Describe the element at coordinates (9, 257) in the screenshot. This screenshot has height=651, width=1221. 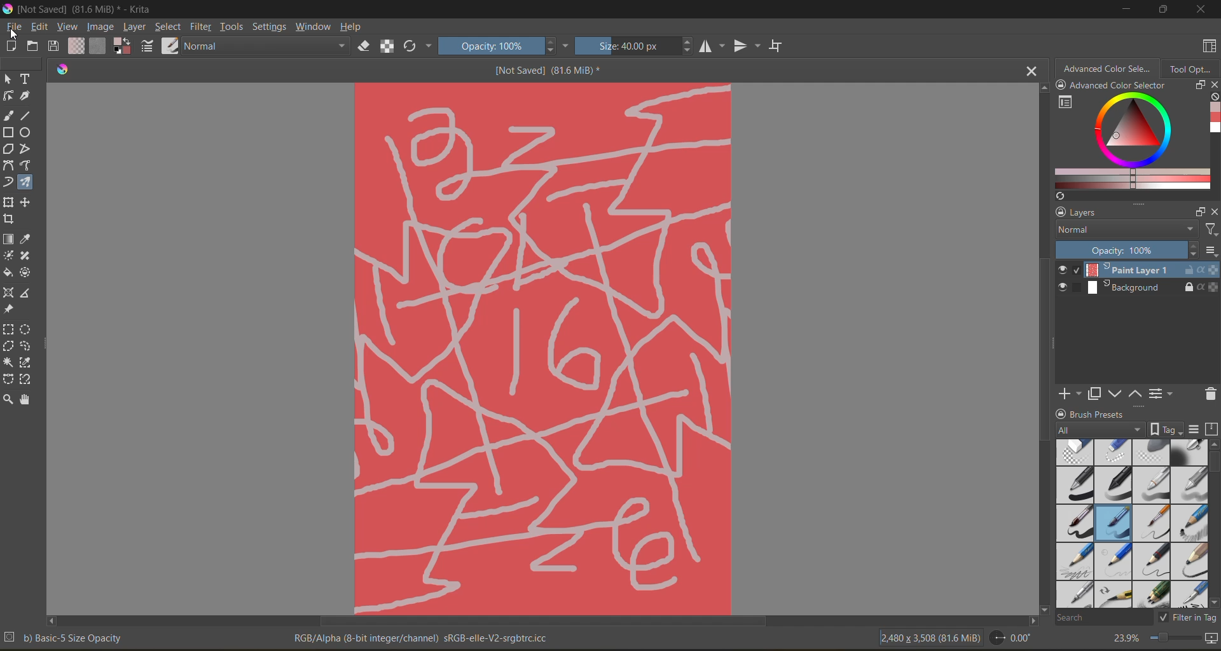
I see `tool` at that location.